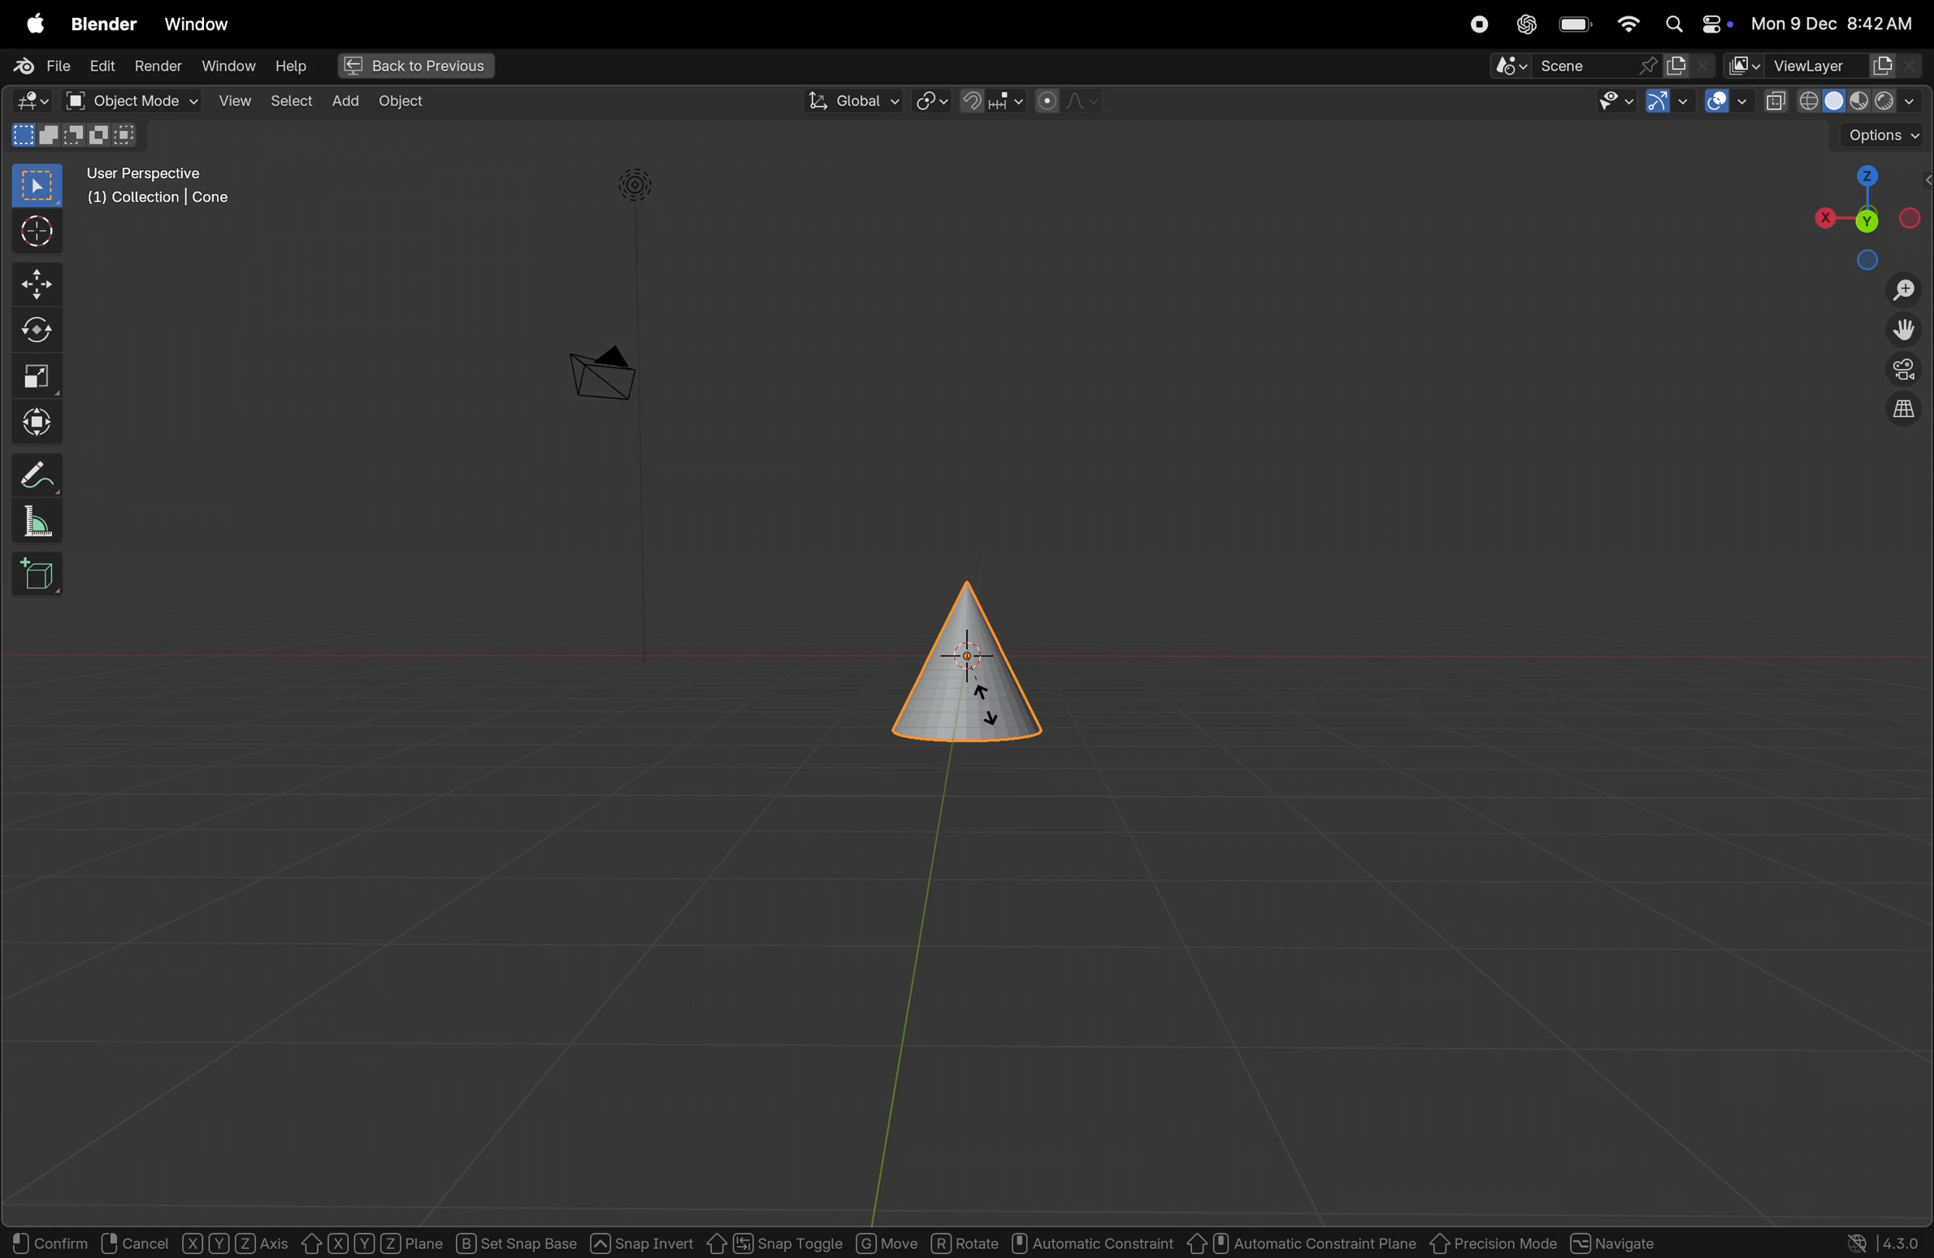 The width and height of the screenshot is (1934, 1258). Describe the element at coordinates (37, 1242) in the screenshot. I see `select` at that location.